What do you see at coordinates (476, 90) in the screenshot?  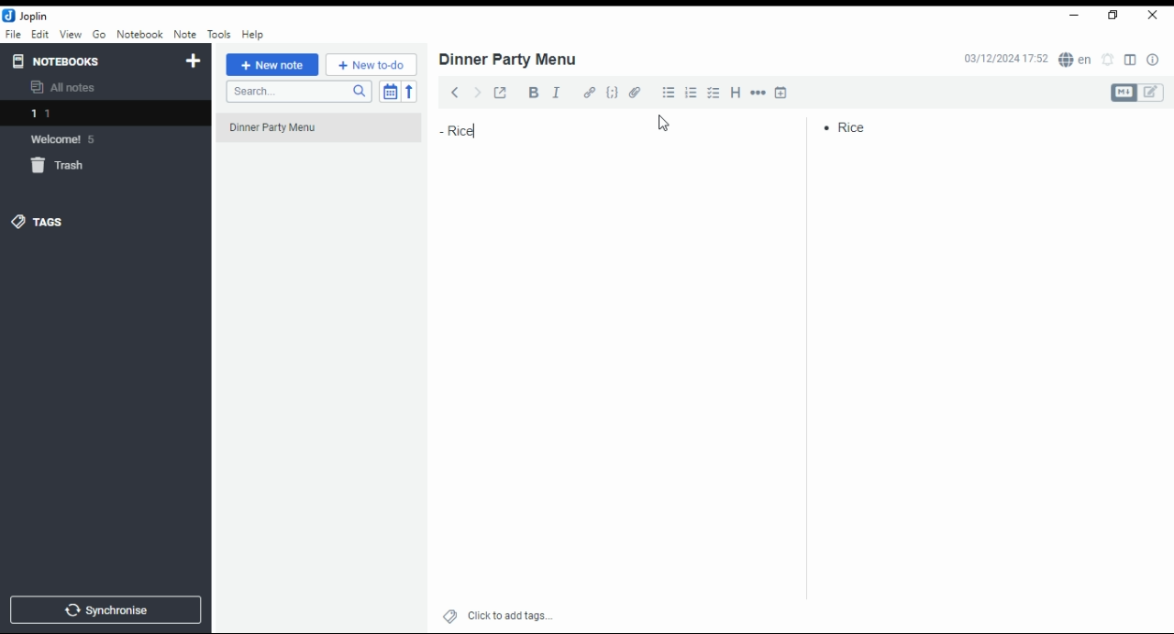 I see `forward` at bounding box center [476, 90].